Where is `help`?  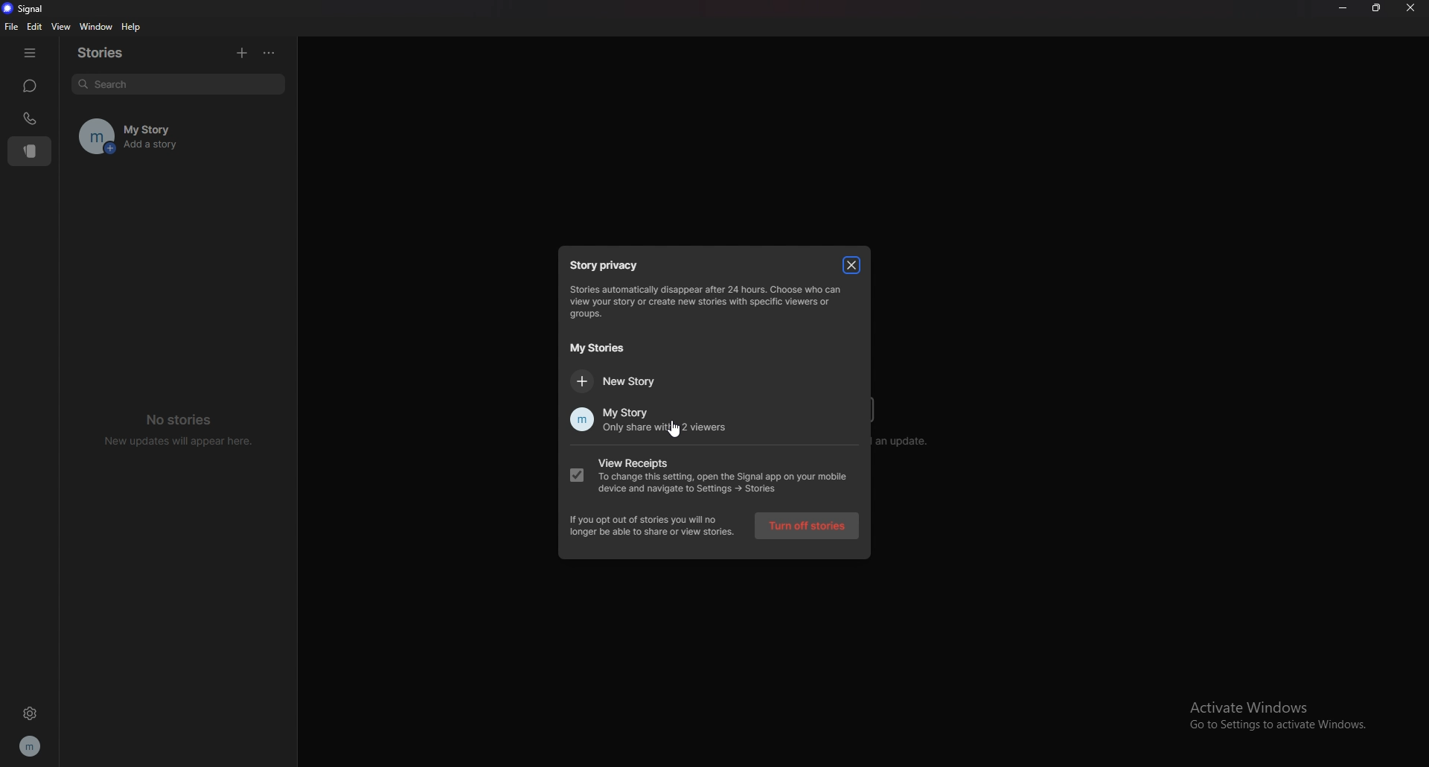 help is located at coordinates (132, 27).